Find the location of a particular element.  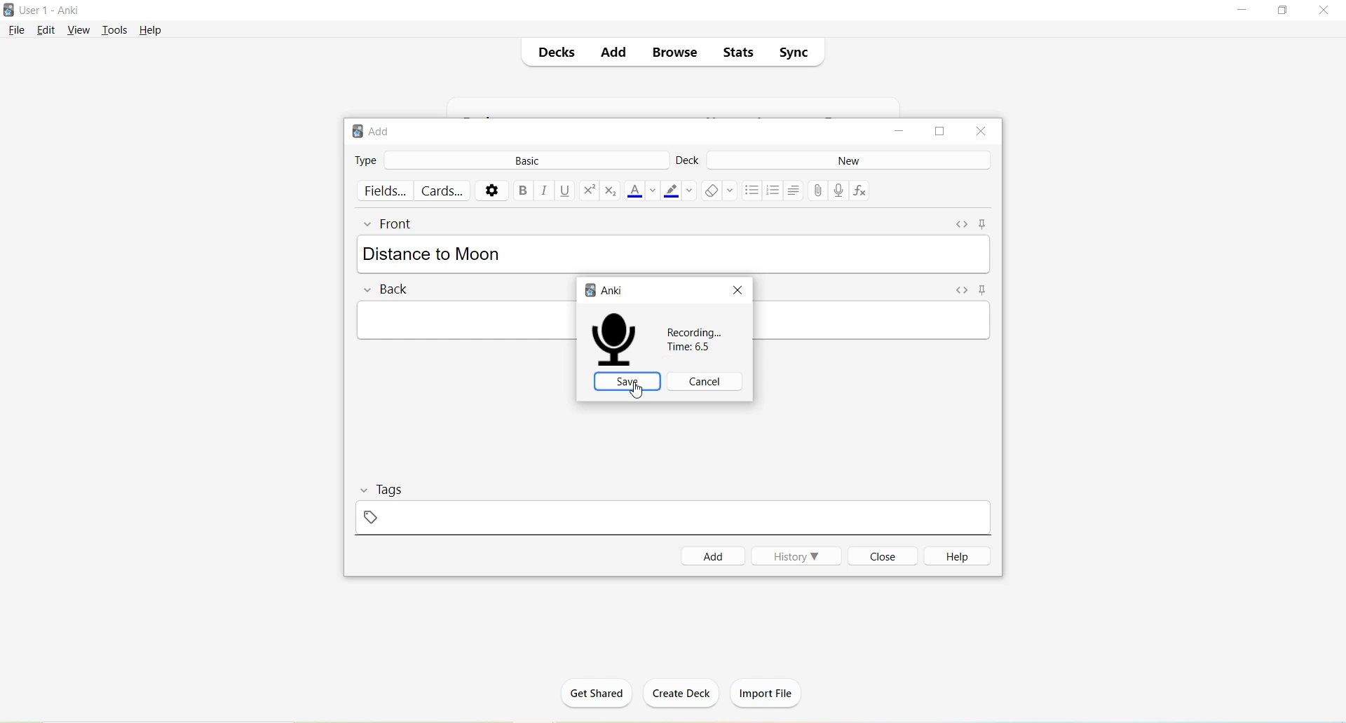

View is located at coordinates (79, 32).